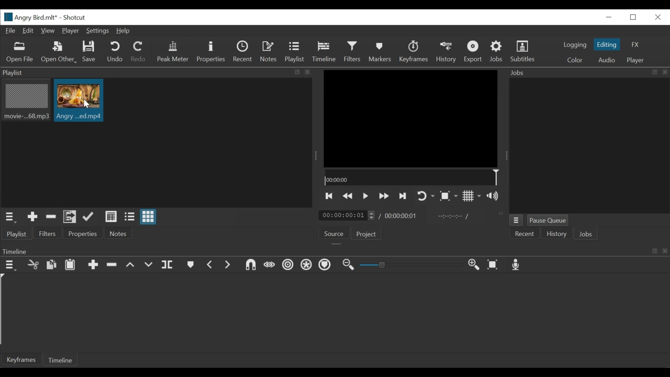 The height and width of the screenshot is (377, 670). Describe the element at coordinates (269, 266) in the screenshot. I see `Scrub while dragging` at that location.